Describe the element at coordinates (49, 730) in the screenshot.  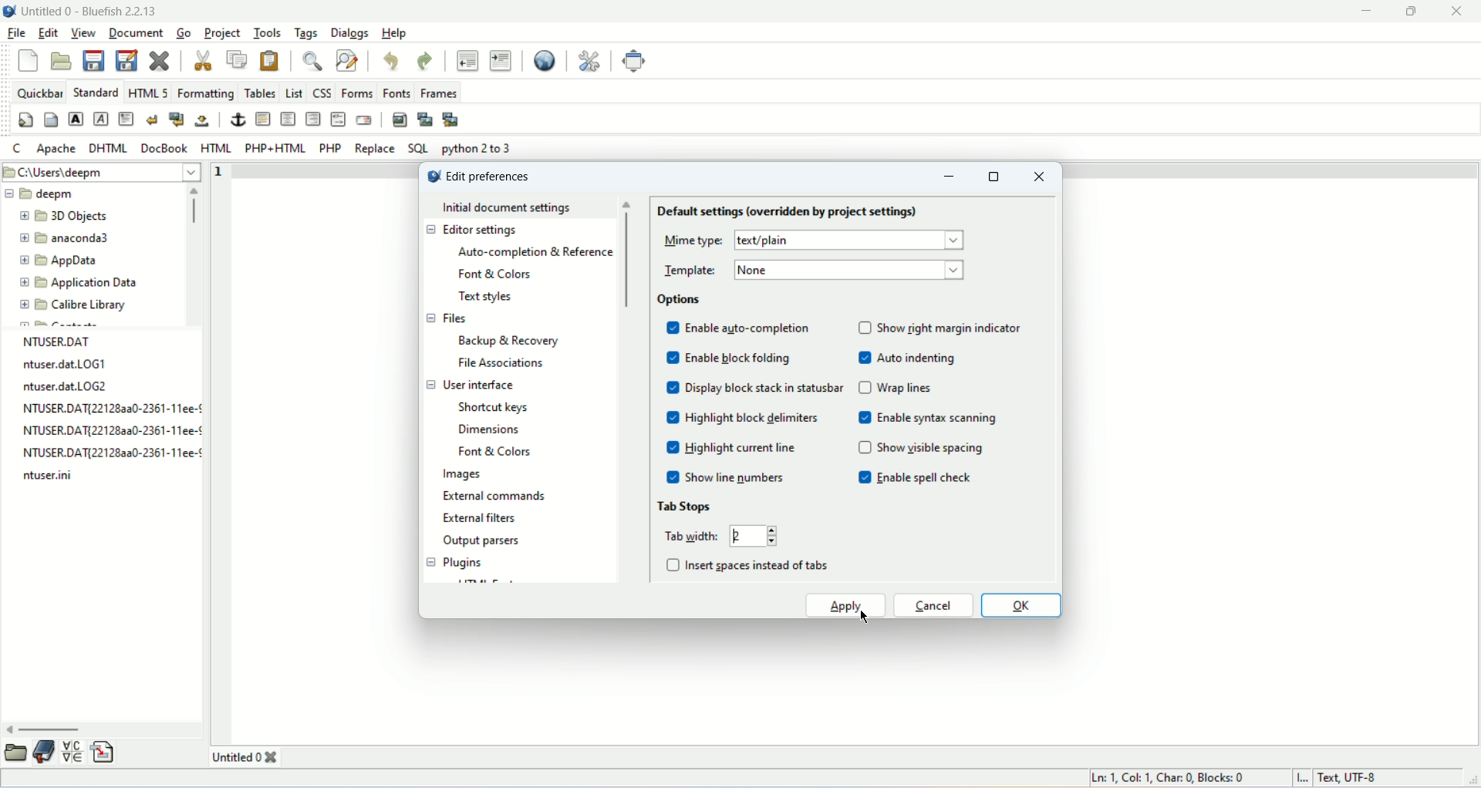
I see `horizontal scroll bar` at that location.